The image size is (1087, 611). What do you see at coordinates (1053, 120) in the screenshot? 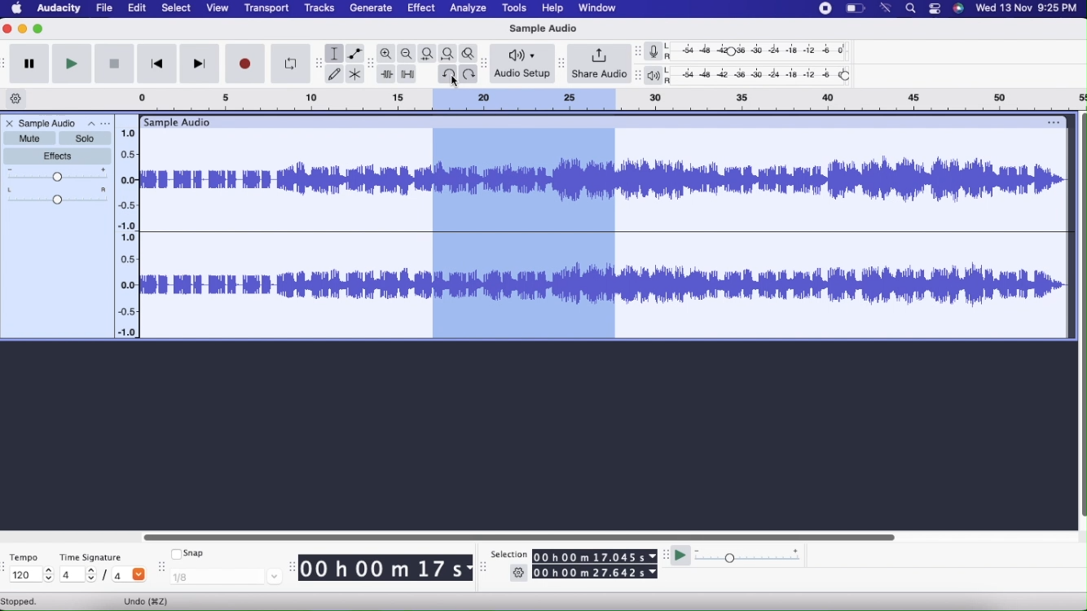
I see `options` at bounding box center [1053, 120].